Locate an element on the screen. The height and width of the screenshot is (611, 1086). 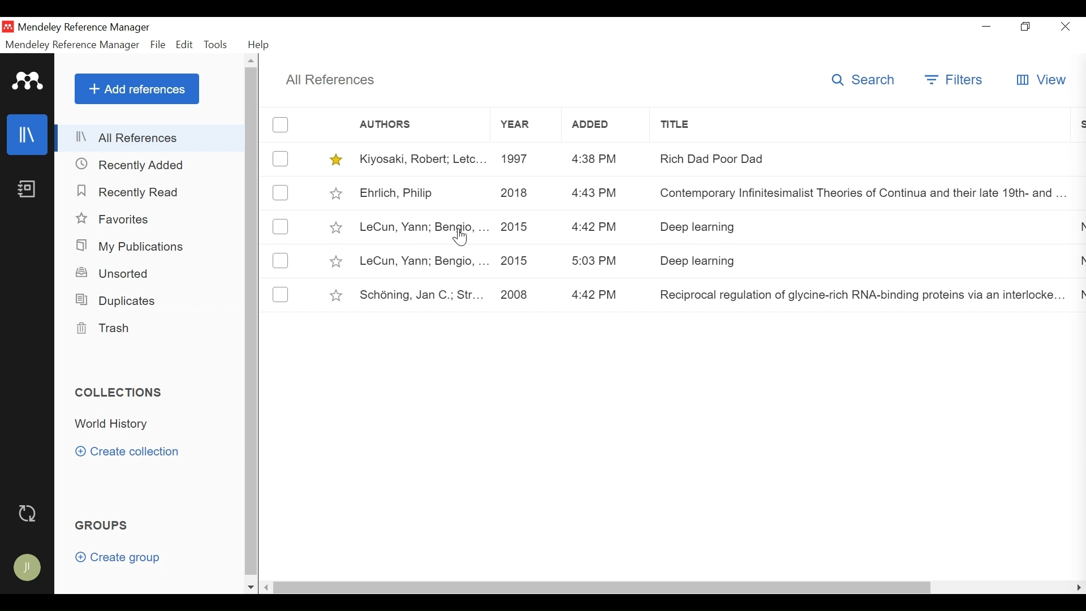
LeCun, Yann; Bengio is located at coordinates (423, 261).